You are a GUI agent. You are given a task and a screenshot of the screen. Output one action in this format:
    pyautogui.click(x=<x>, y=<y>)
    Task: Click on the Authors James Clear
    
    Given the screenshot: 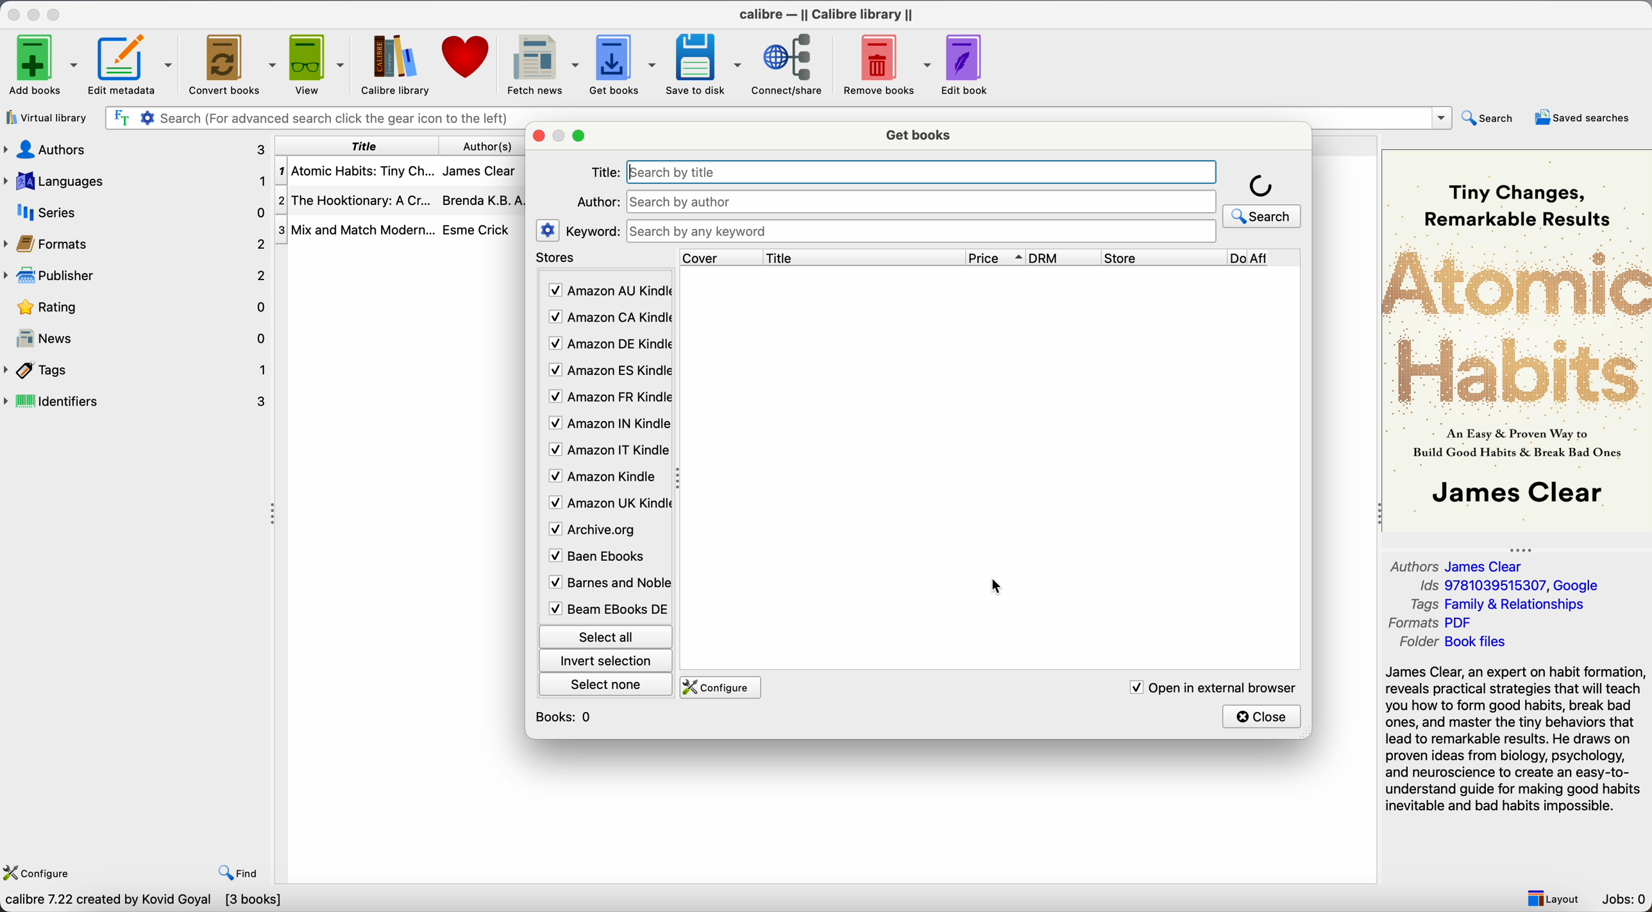 What is the action you would take?
    pyautogui.click(x=1459, y=565)
    